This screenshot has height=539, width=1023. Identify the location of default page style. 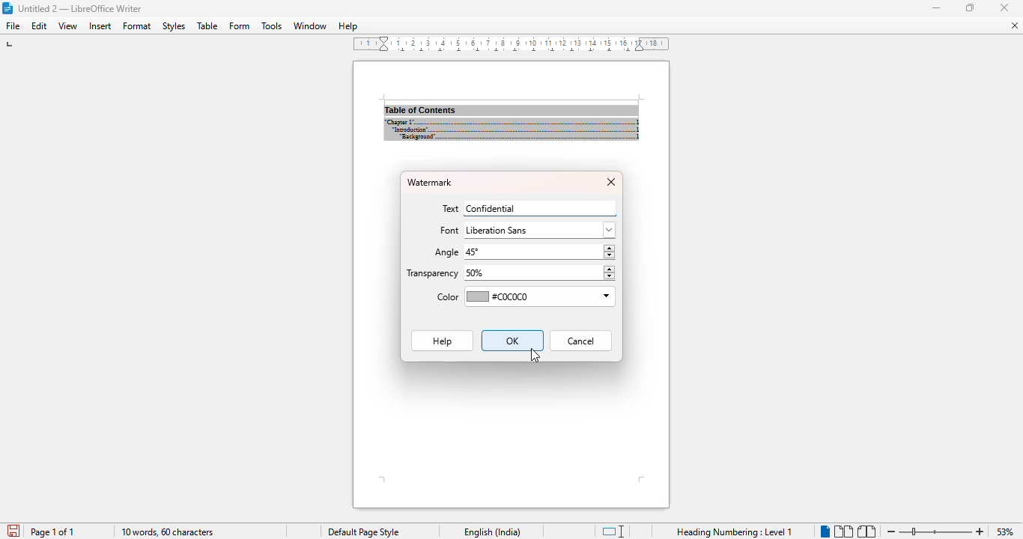
(365, 532).